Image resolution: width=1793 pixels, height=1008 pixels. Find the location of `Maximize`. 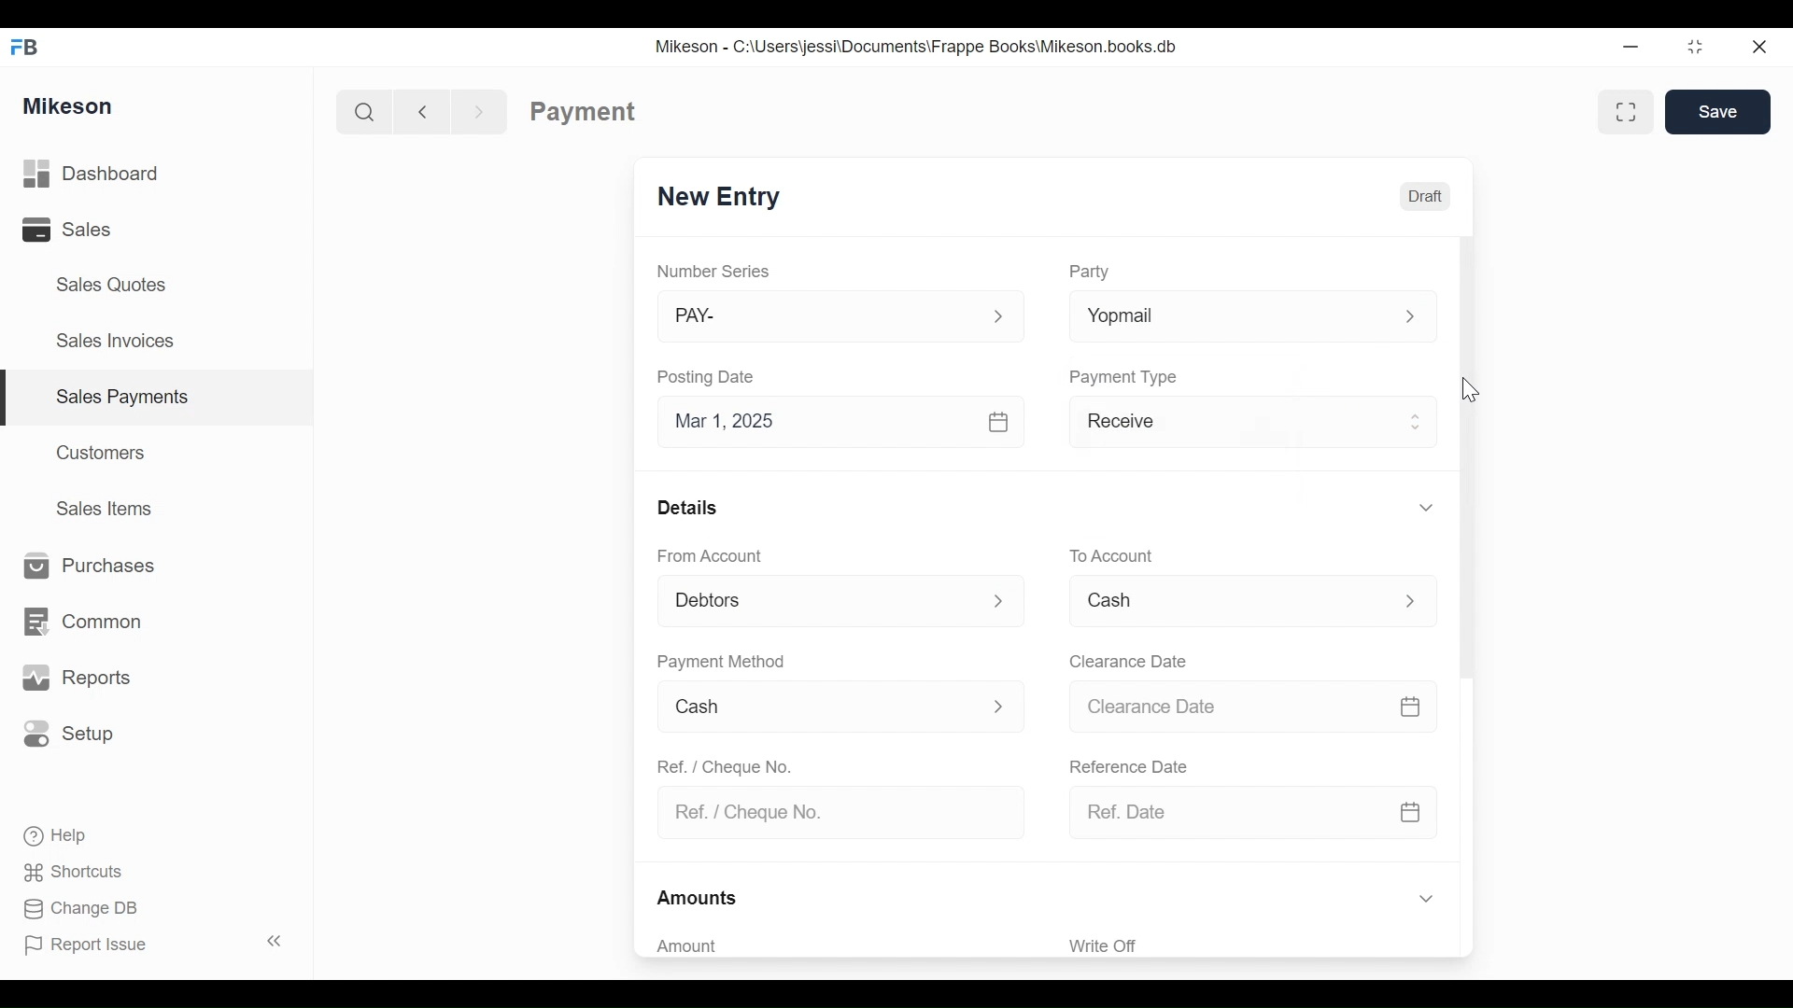

Maximize is located at coordinates (1692, 49).